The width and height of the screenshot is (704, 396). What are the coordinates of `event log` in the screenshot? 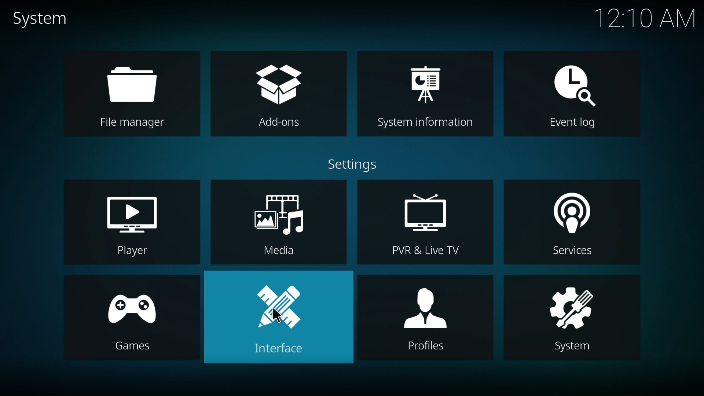 It's located at (577, 93).